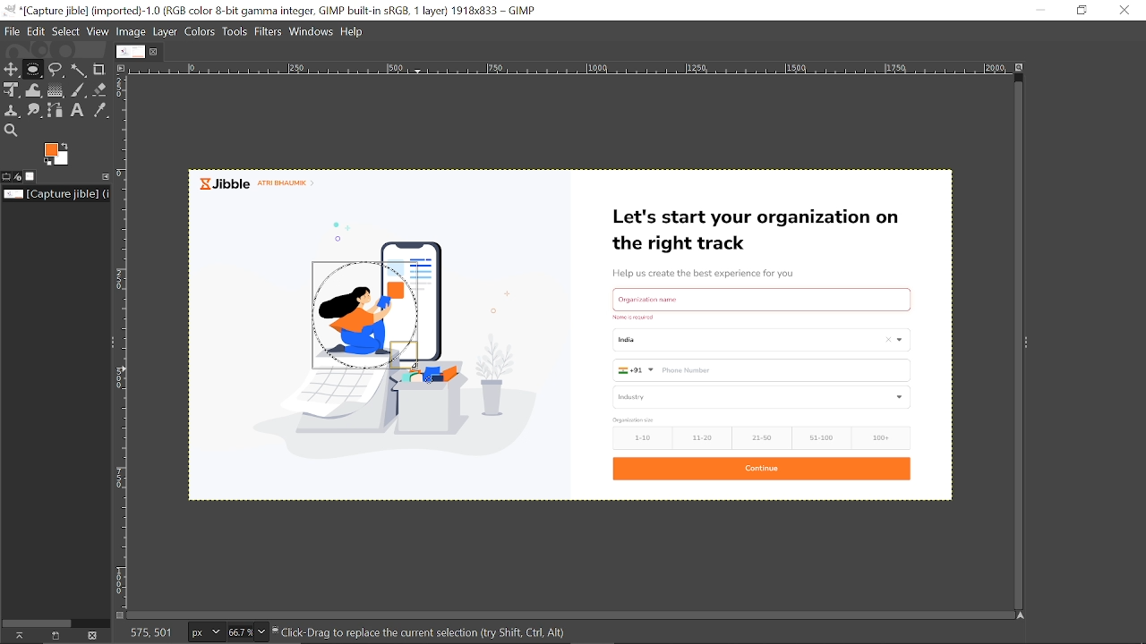  Describe the element at coordinates (201, 30) in the screenshot. I see `Colors` at that location.